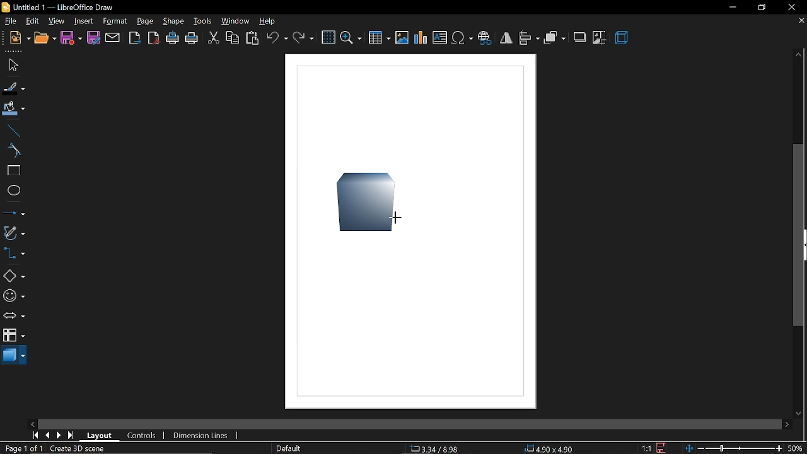 Image resolution: width=807 pixels, height=454 pixels. Describe the element at coordinates (440, 38) in the screenshot. I see `insert text` at that location.